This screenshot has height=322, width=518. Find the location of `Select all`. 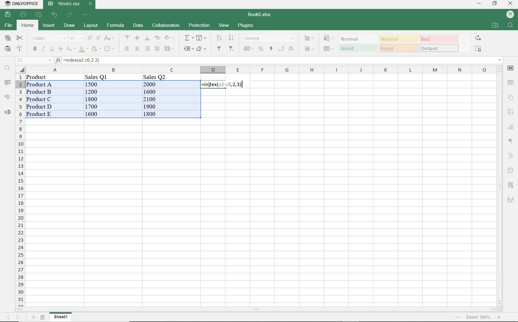

Select all is located at coordinates (20, 70).